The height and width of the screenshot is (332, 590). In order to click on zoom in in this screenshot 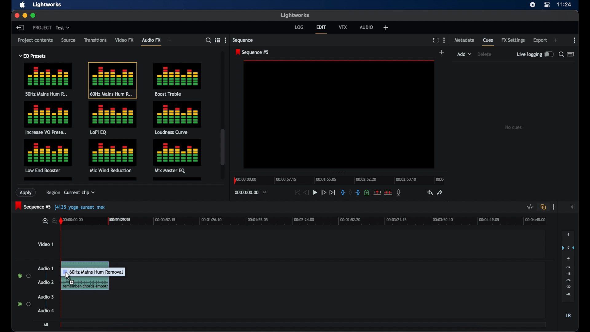, I will do `click(44, 221)`.